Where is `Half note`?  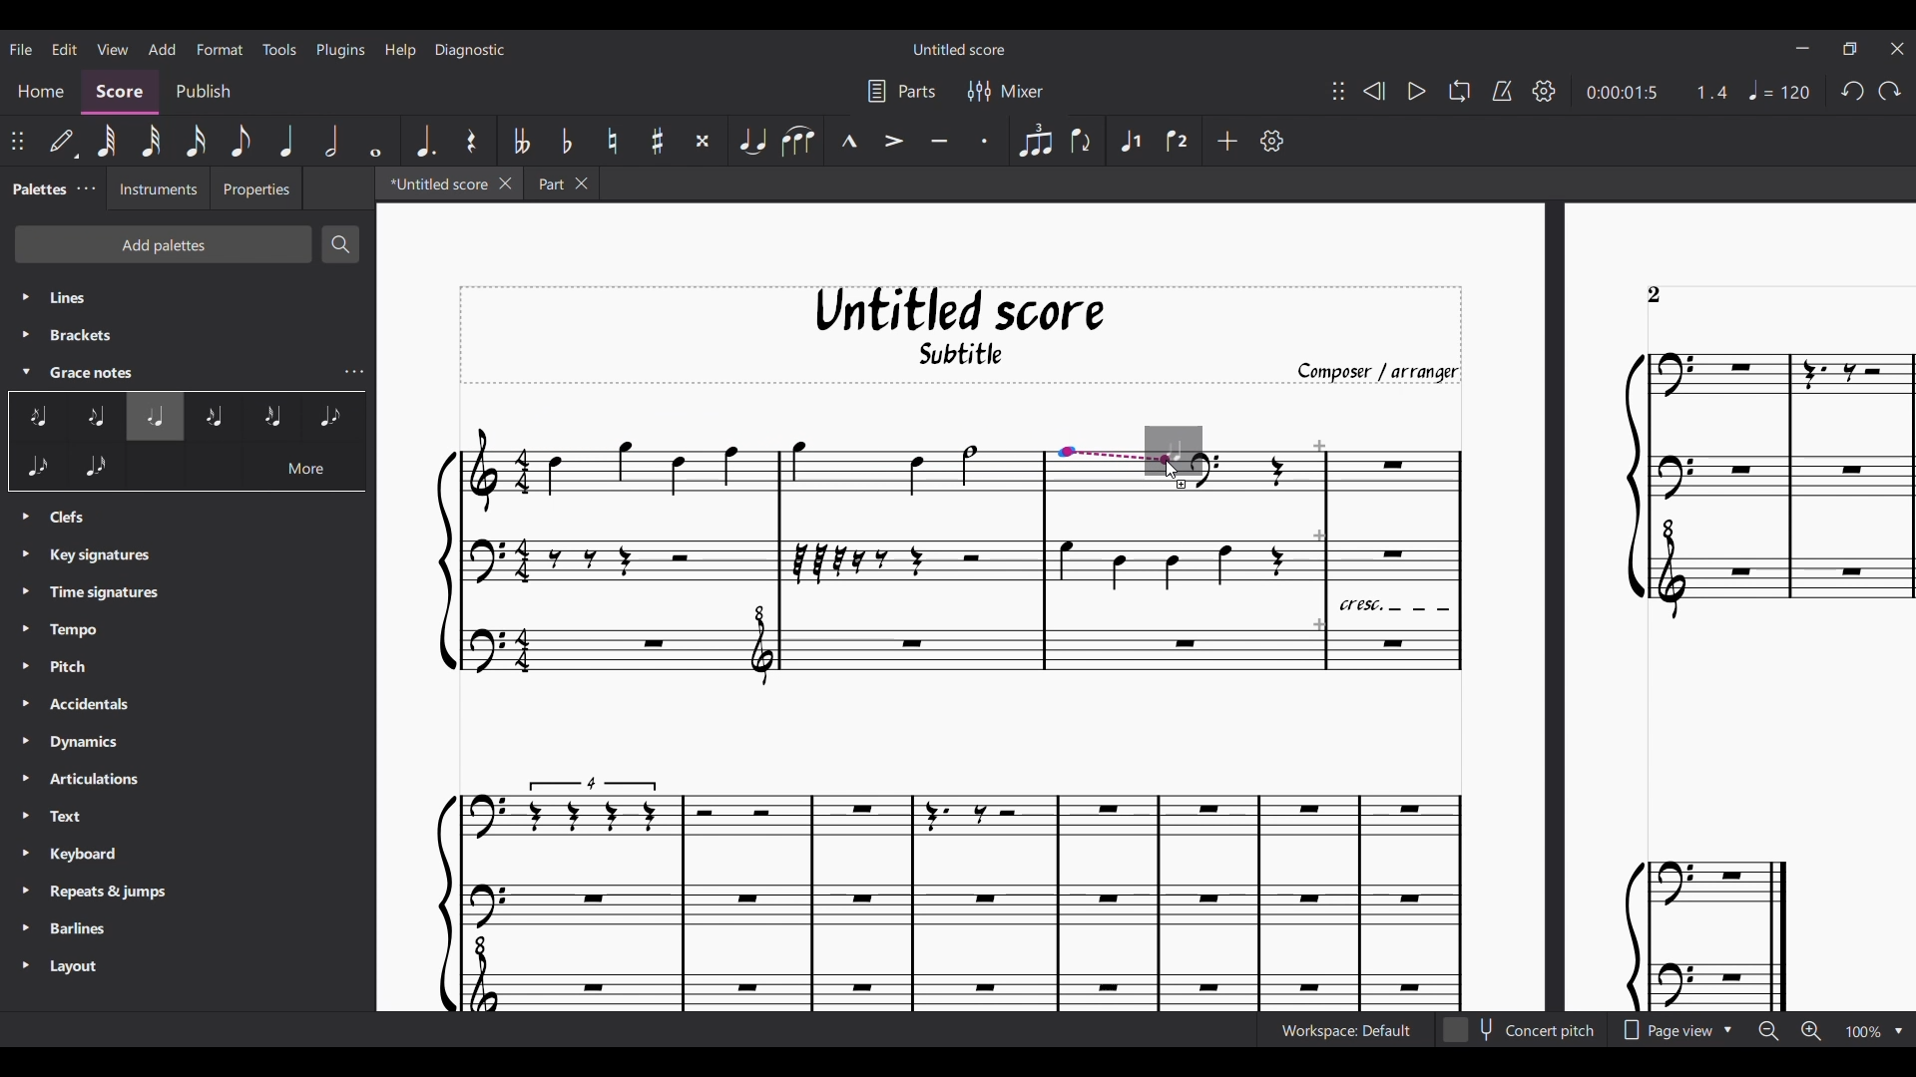
Half note is located at coordinates (330, 141).